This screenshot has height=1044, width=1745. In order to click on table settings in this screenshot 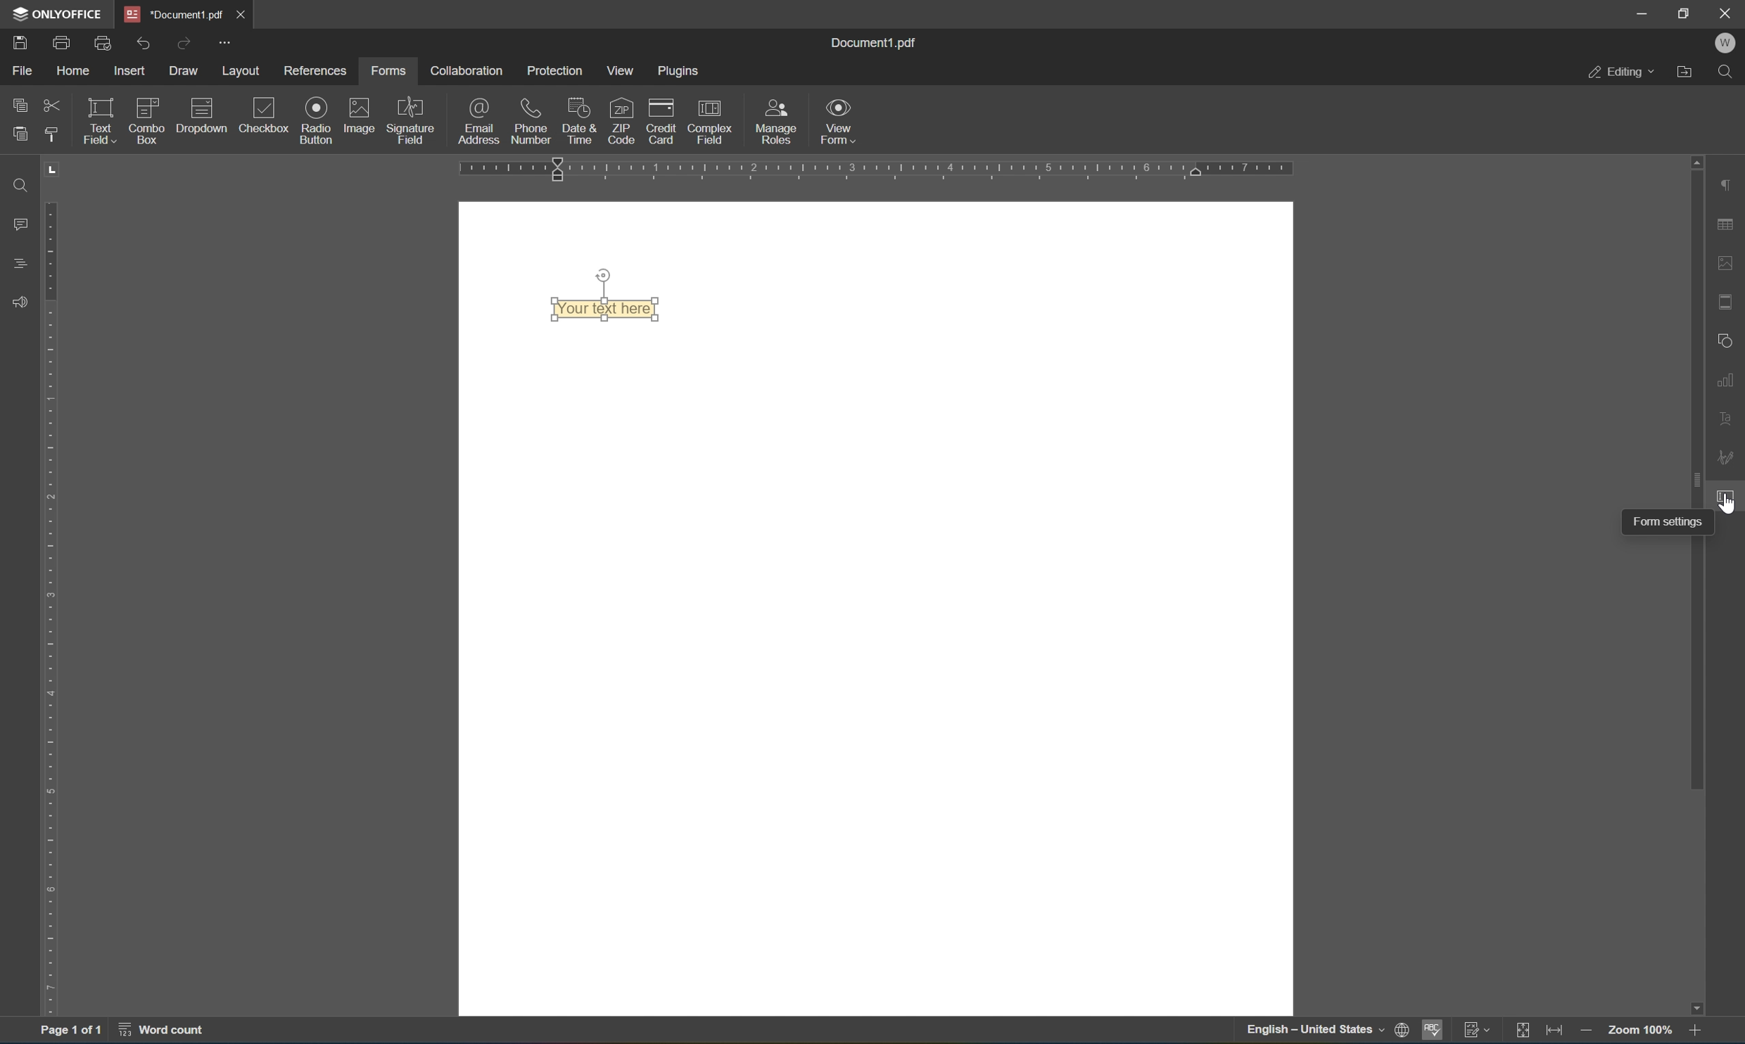, I will do `click(1727, 225)`.